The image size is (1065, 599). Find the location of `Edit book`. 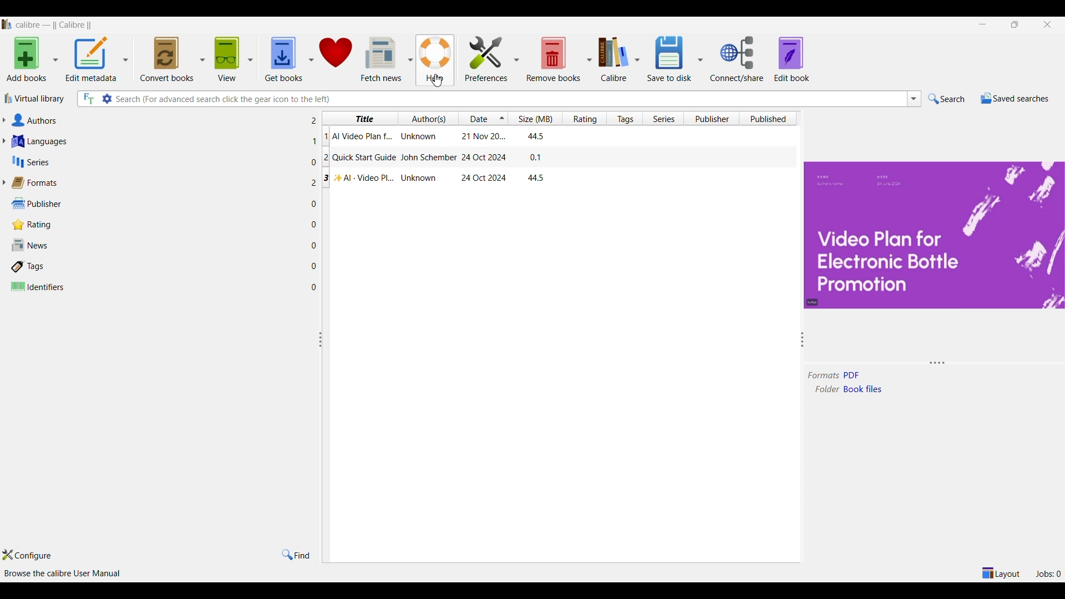

Edit book is located at coordinates (792, 59).